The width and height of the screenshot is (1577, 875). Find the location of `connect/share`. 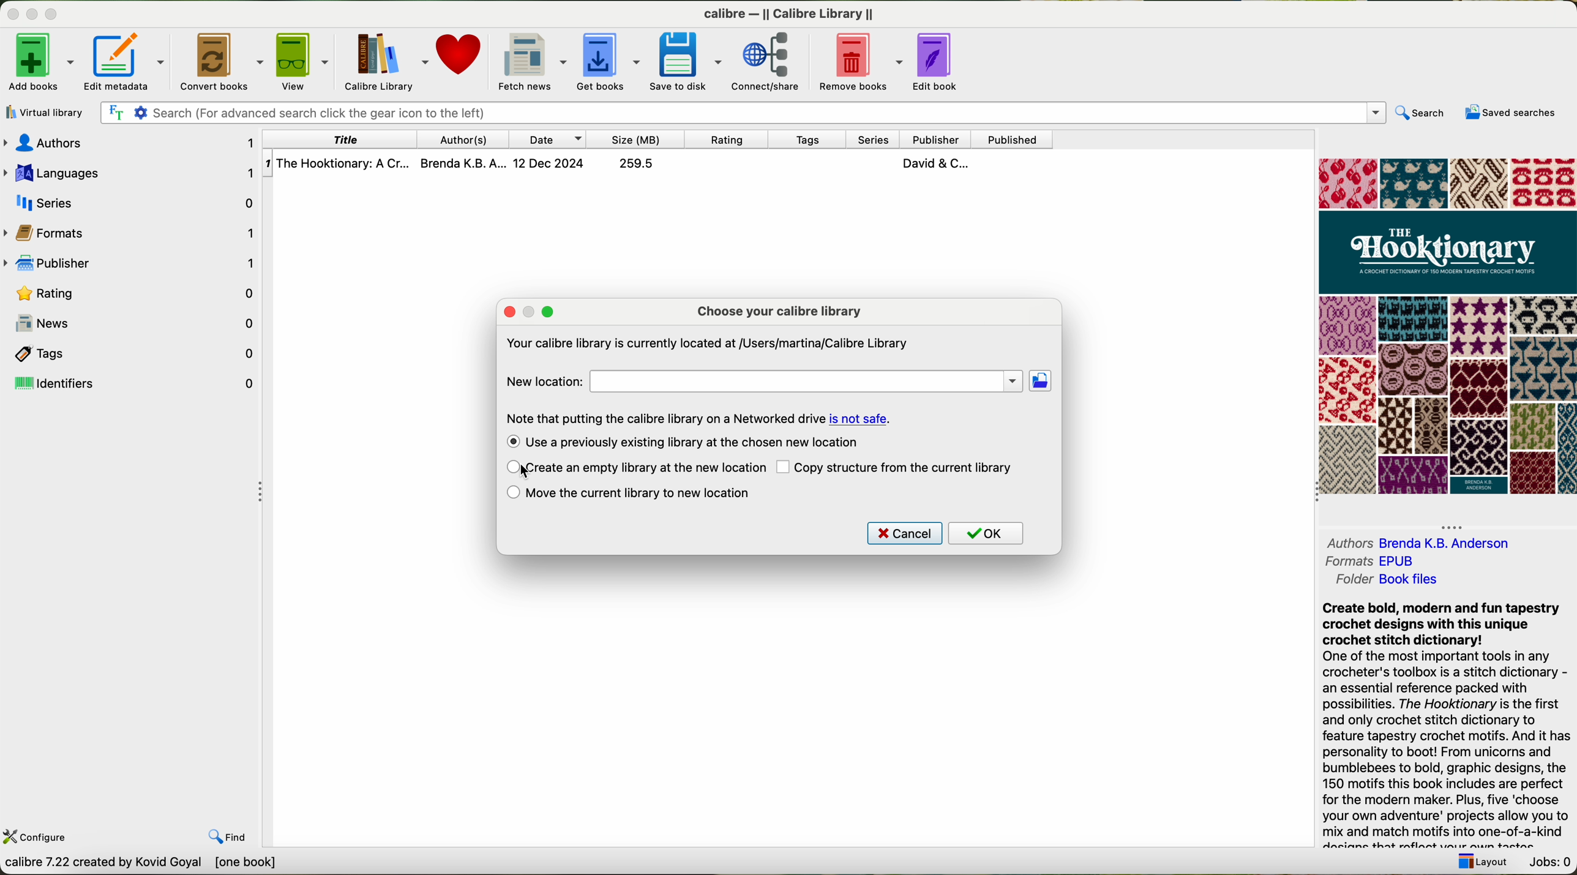

connect/share is located at coordinates (766, 62).